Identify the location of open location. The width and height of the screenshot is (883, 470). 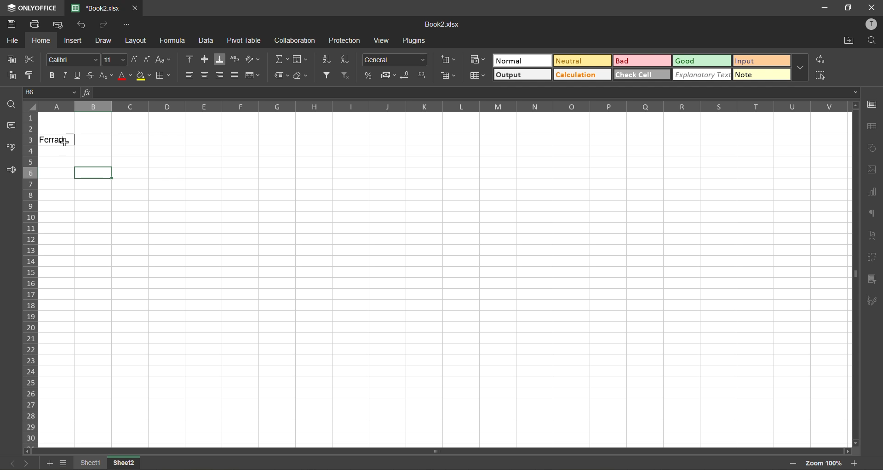
(850, 41).